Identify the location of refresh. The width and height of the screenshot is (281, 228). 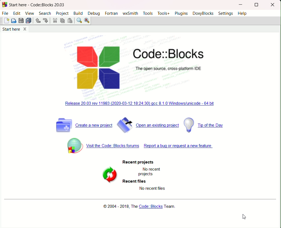
(110, 174).